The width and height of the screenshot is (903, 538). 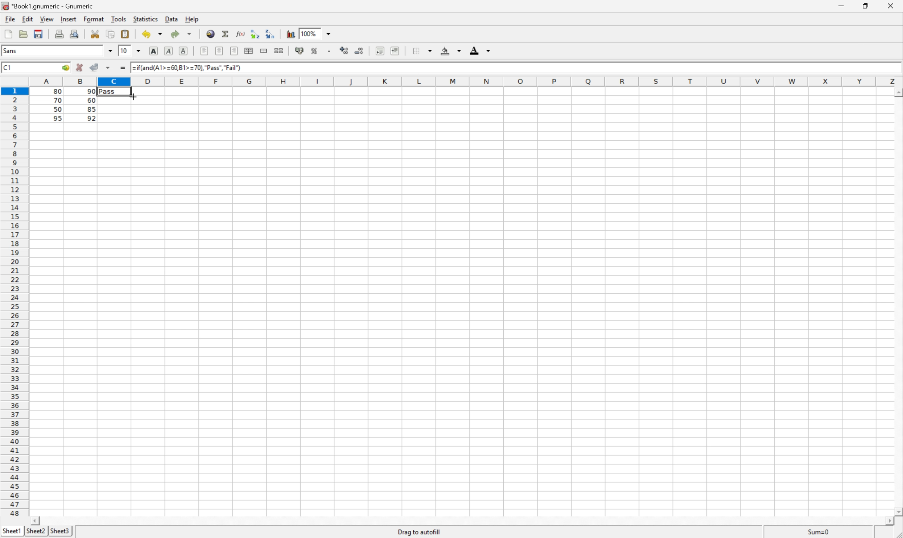 What do you see at coordinates (866, 5) in the screenshot?
I see `Restore Down` at bounding box center [866, 5].